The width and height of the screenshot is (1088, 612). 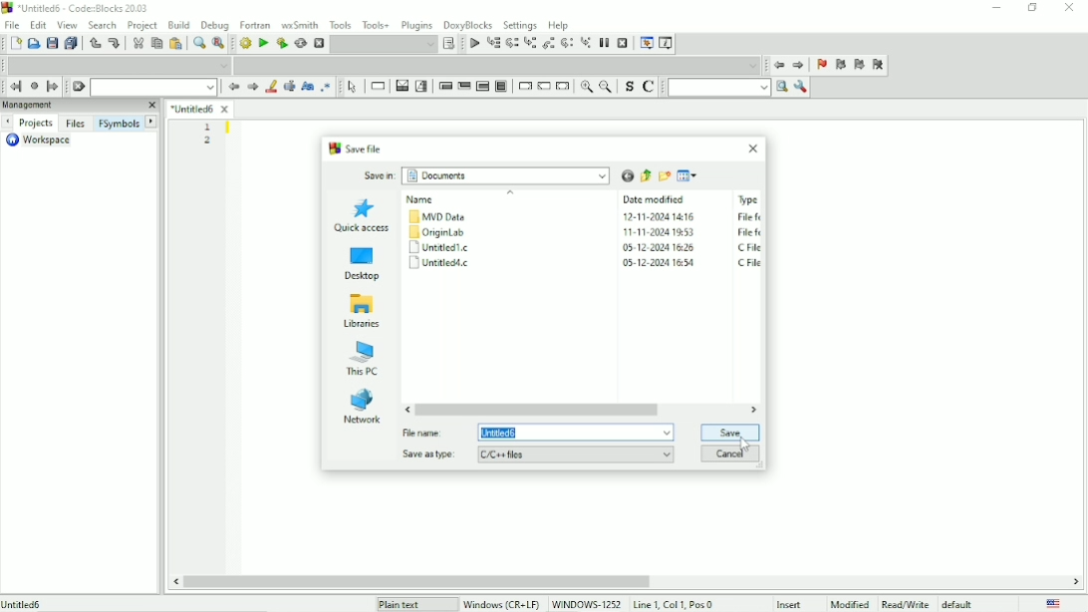 What do you see at coordinates (155, 43) in the screenshot?
I see `Copy` at bounding box center [155, 43].